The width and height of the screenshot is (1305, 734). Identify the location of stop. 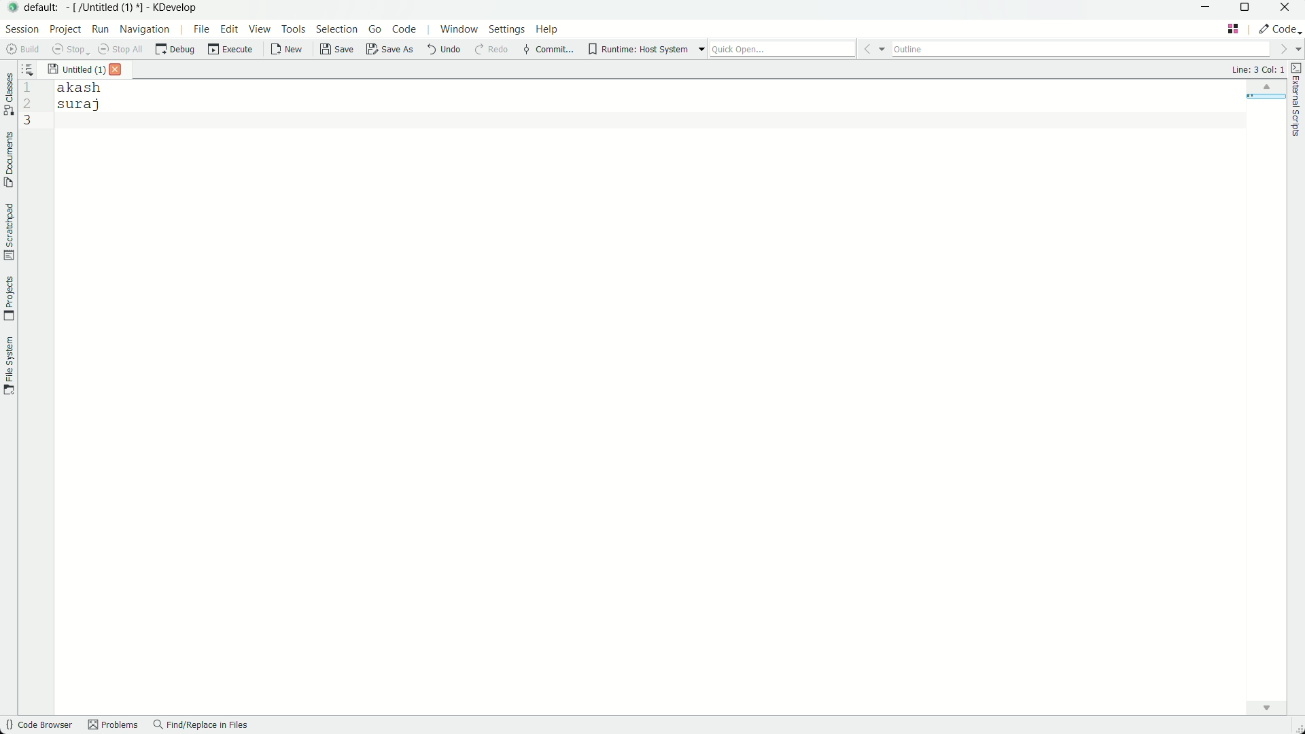
(67, 48).